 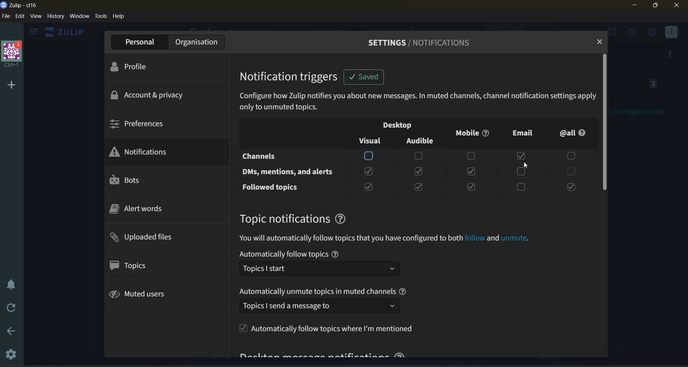 What do you see at coordinates (19, 16) in the screenshot?
I see `edit` at bounding box center [19, 16].